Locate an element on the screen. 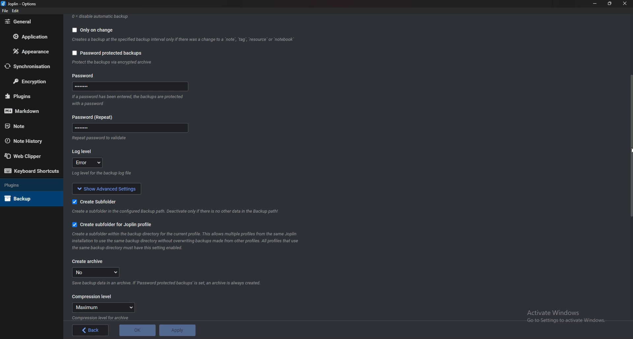 This screenshot has width=633, height=339. Maximum is located at coordinates (105, 308).